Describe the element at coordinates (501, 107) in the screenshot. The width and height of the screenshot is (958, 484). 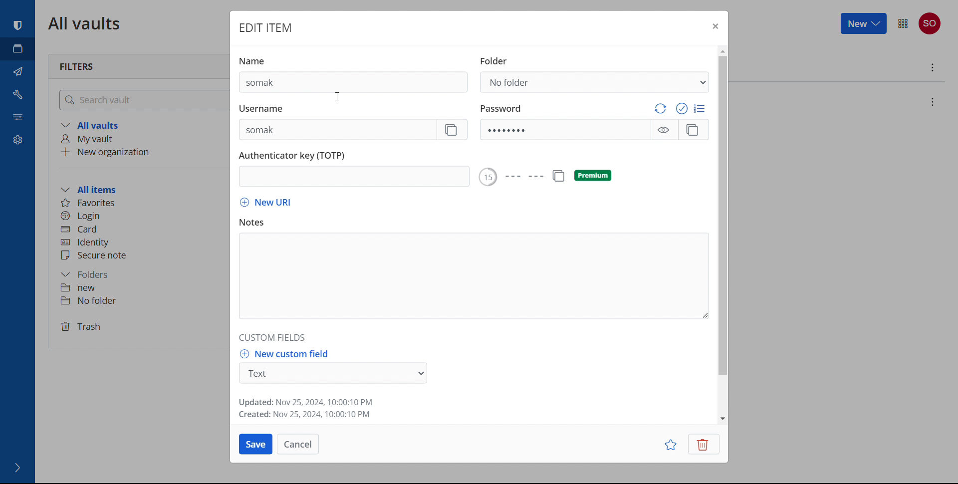
I see `password` at that location.